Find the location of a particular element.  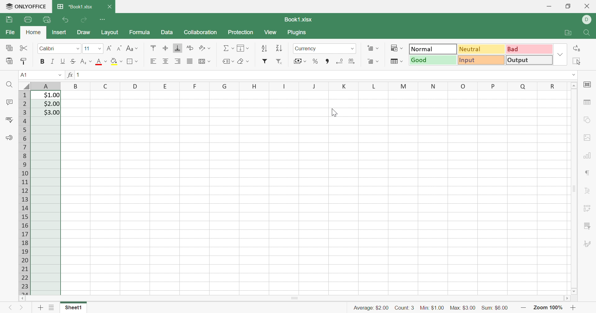

Paragraph settings is located at coordinates (588, 173).